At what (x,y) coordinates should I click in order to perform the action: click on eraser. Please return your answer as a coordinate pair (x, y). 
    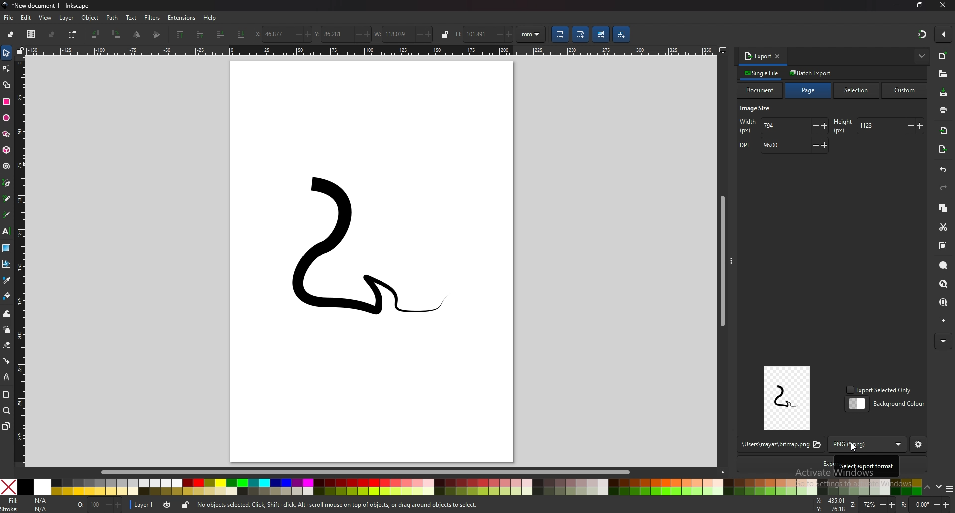
    Looking at the image, I should click on (7, 345).